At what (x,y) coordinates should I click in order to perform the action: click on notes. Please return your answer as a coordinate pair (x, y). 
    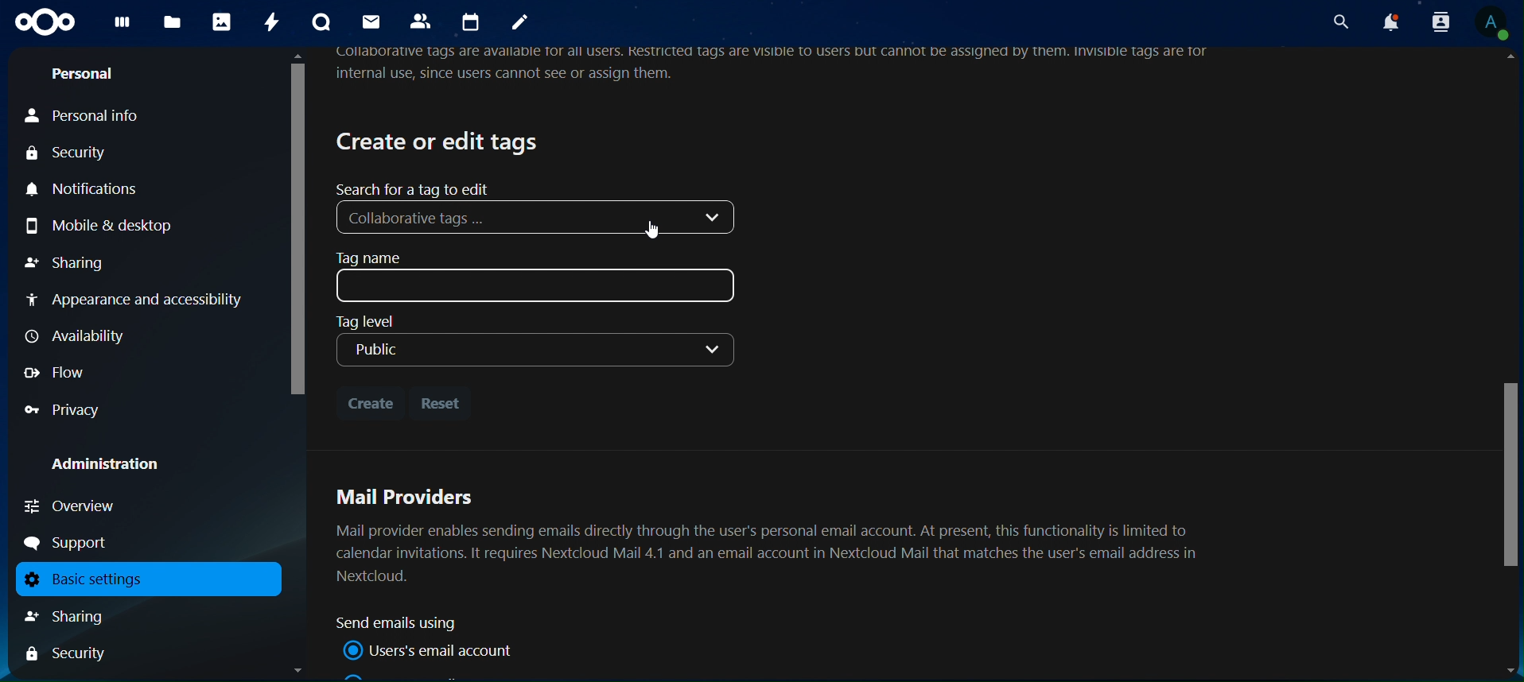
    Looking at the image, I should click on (520, 24).